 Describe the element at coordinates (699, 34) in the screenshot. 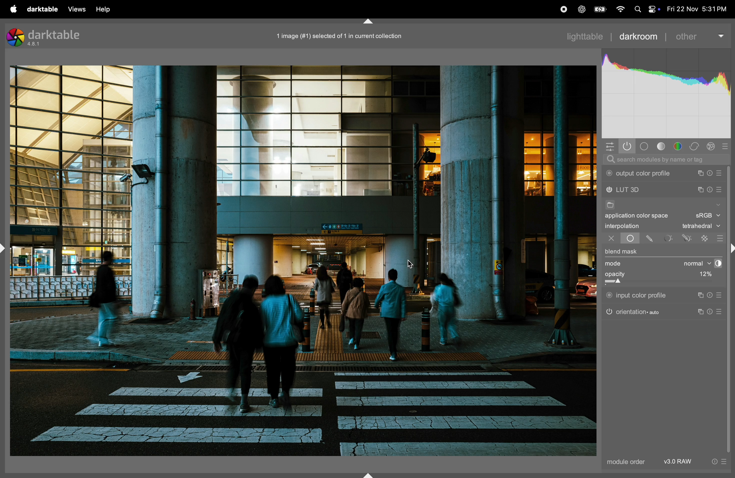

I see `other` at that location.